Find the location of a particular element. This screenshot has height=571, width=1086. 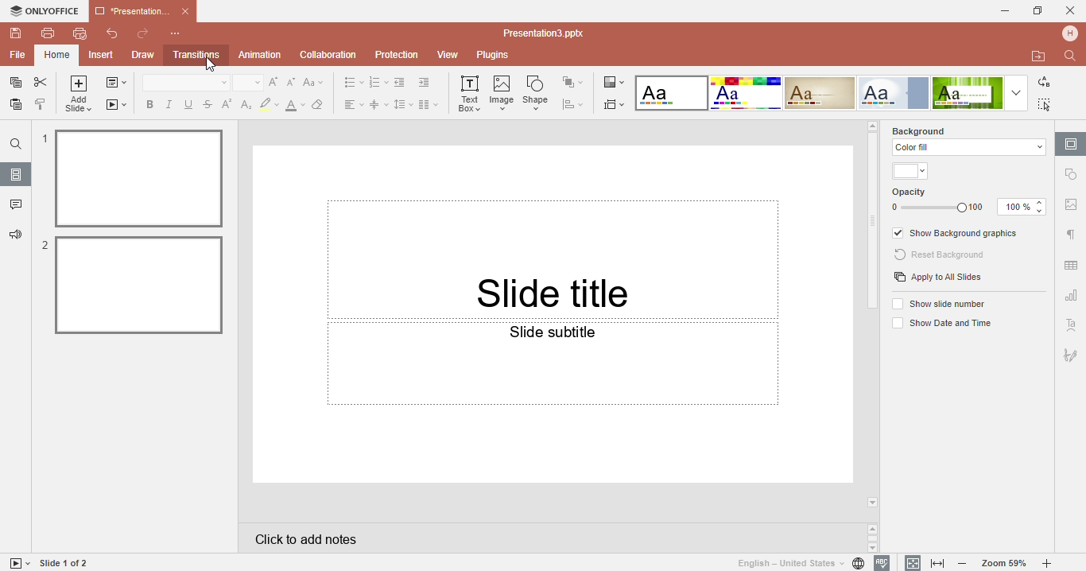

Select slide size is located at coordinates (615, 103).